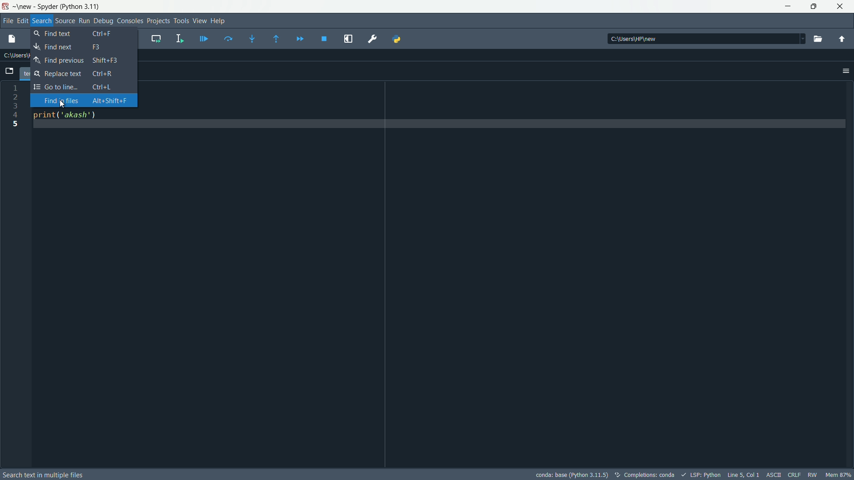  What do you see at coordinates (373, 40) in the screenshot?
I see `preferences` at bounding box center [373, 40].